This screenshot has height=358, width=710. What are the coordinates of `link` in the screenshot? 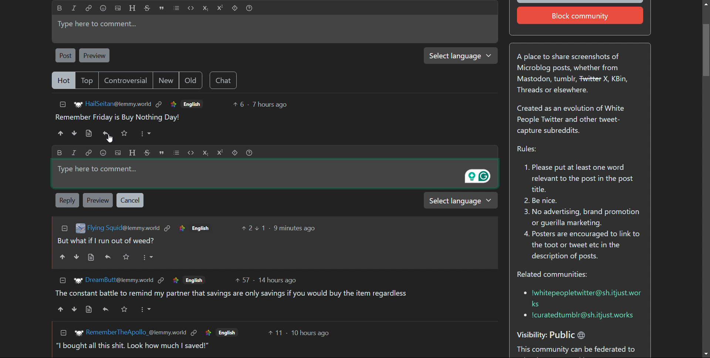 It's located at (206, 333).